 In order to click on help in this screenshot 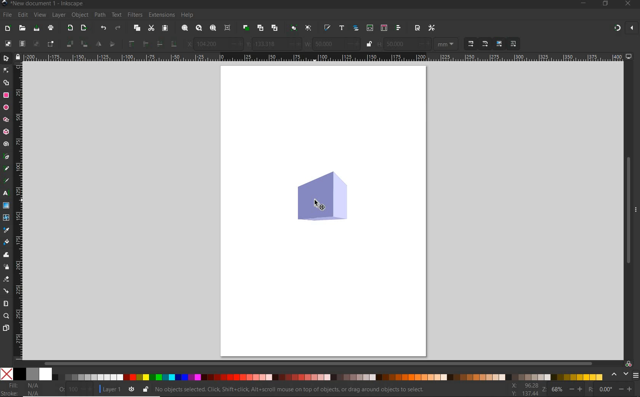, I will do `click(188, 15)`.